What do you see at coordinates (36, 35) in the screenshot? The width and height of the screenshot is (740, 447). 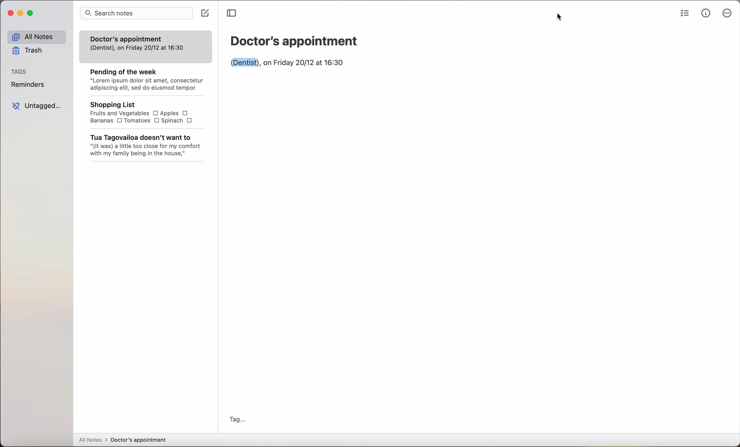 I see `all notes` at bounding box center [36, 35].